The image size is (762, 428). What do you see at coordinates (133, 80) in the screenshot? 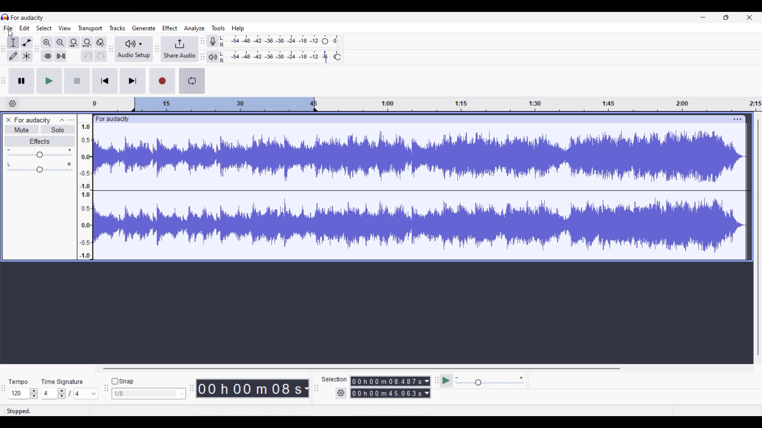
I see `Skip/Select to end` at bounding box center [133, 80].